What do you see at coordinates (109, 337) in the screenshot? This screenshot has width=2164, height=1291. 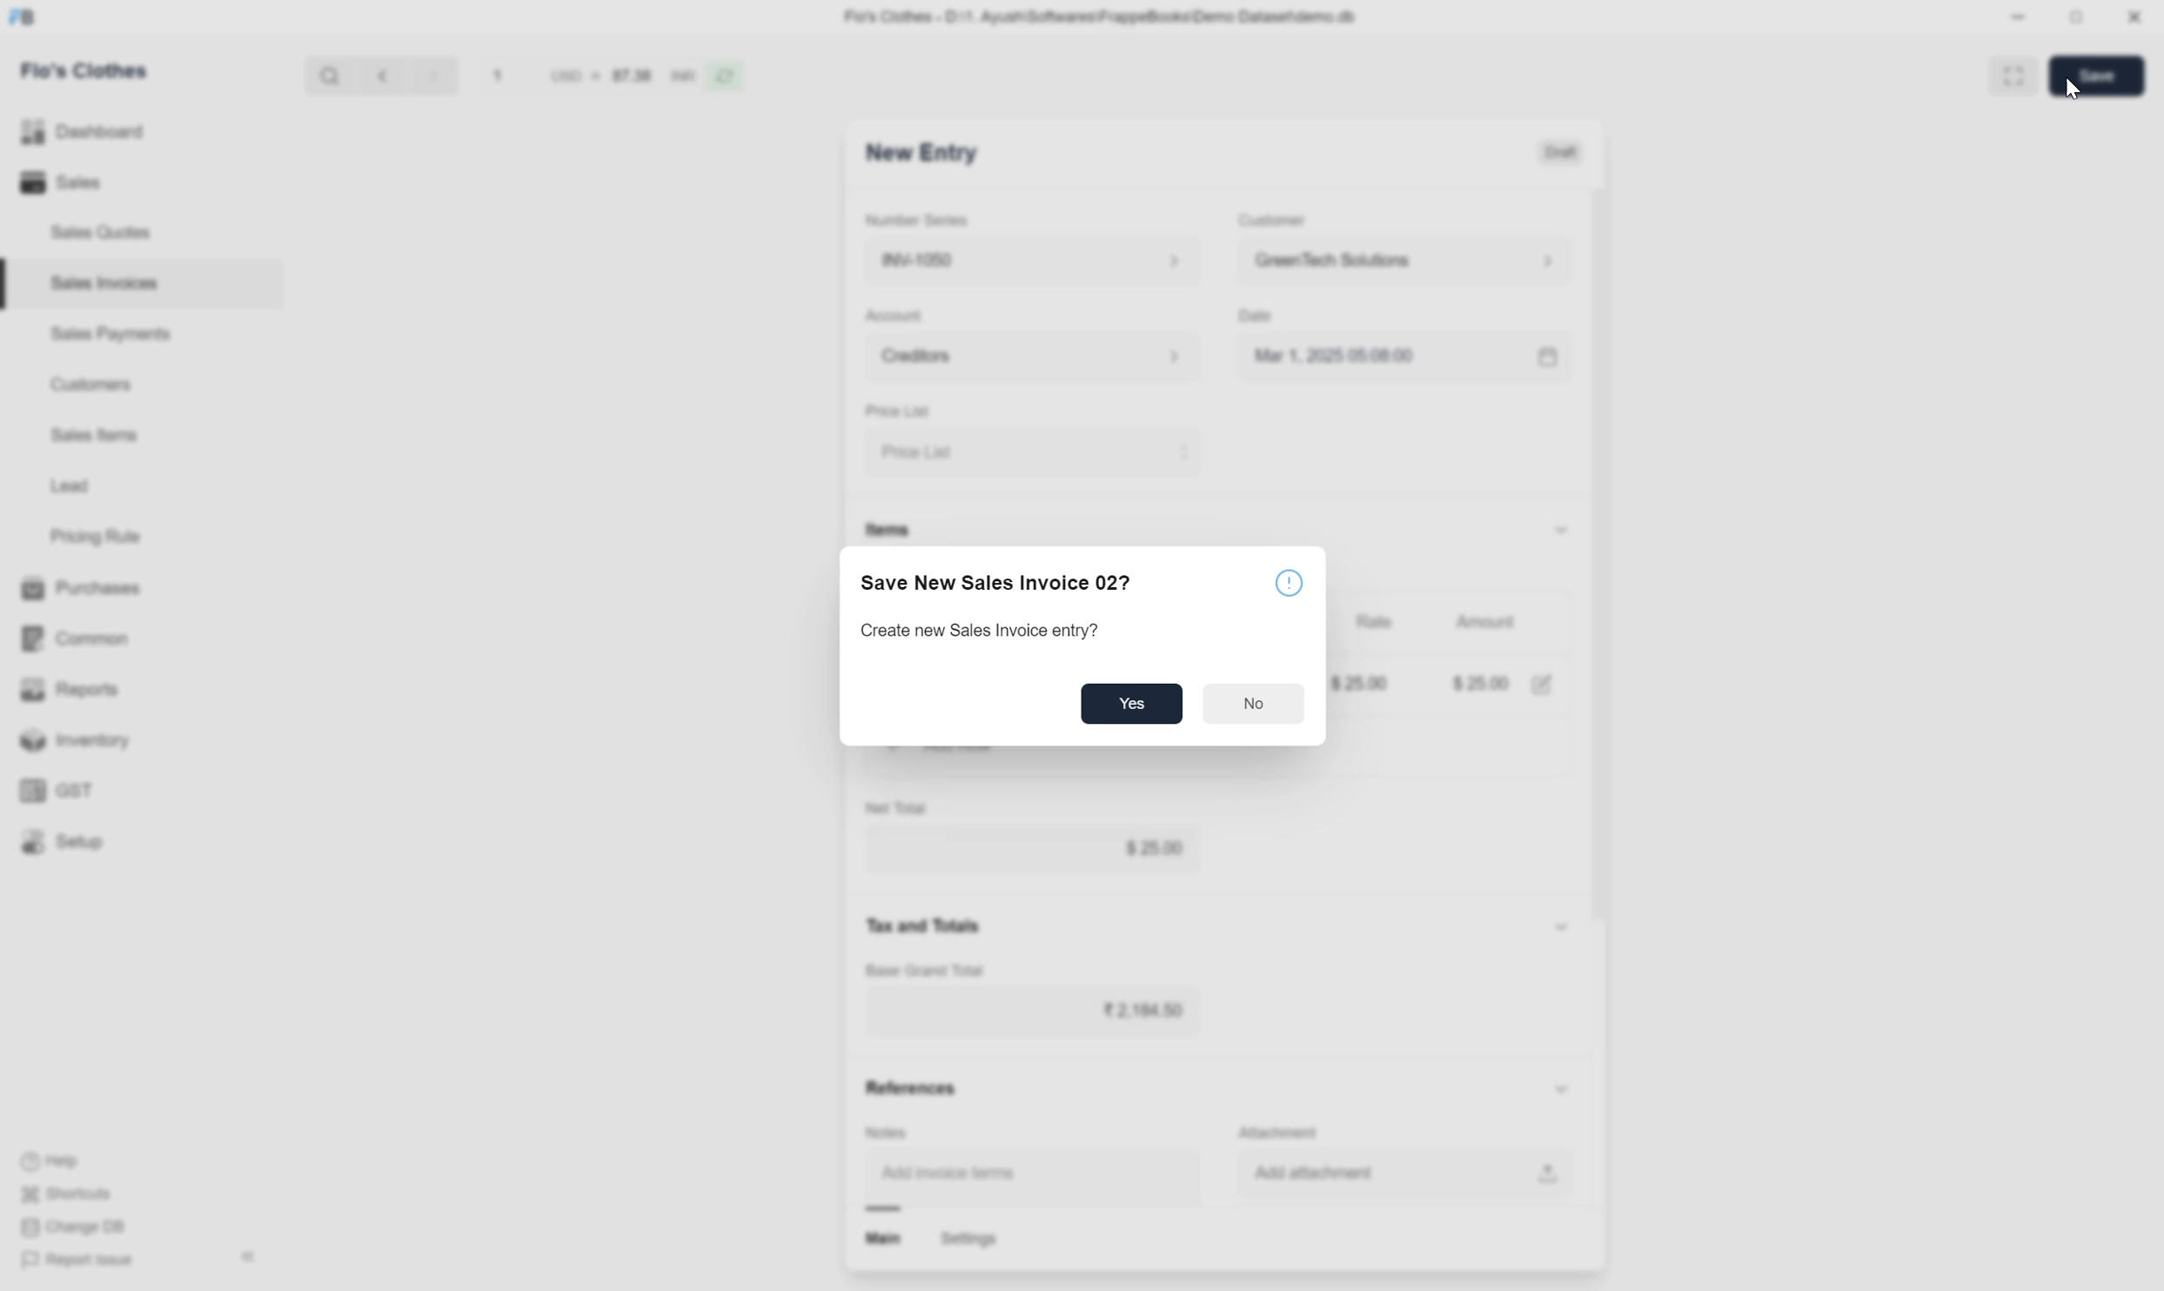 I see `Sales Payments` at bounding box center [109, 337].